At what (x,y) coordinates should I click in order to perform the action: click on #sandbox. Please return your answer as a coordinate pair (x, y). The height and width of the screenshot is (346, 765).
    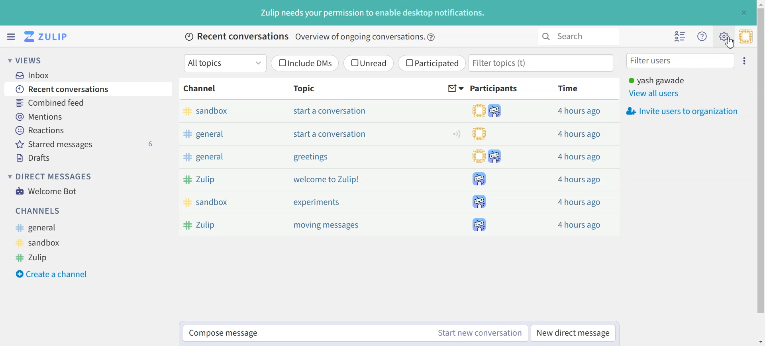
    Looking at the image, I should click on (229, 111).